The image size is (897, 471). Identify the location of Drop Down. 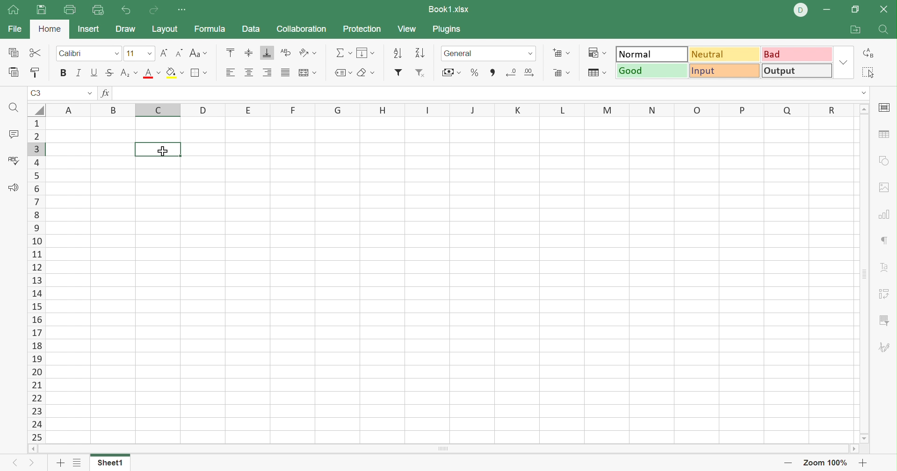
(532, 55).